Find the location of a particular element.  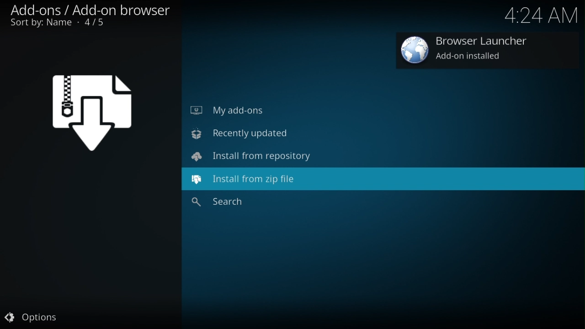

time is located at coordinates (541, 16).